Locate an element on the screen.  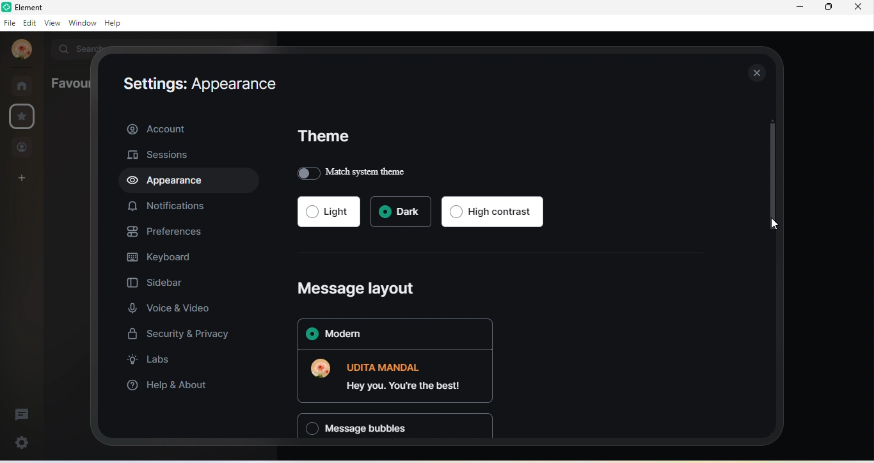
preferences is located at coordinates (164, 231).